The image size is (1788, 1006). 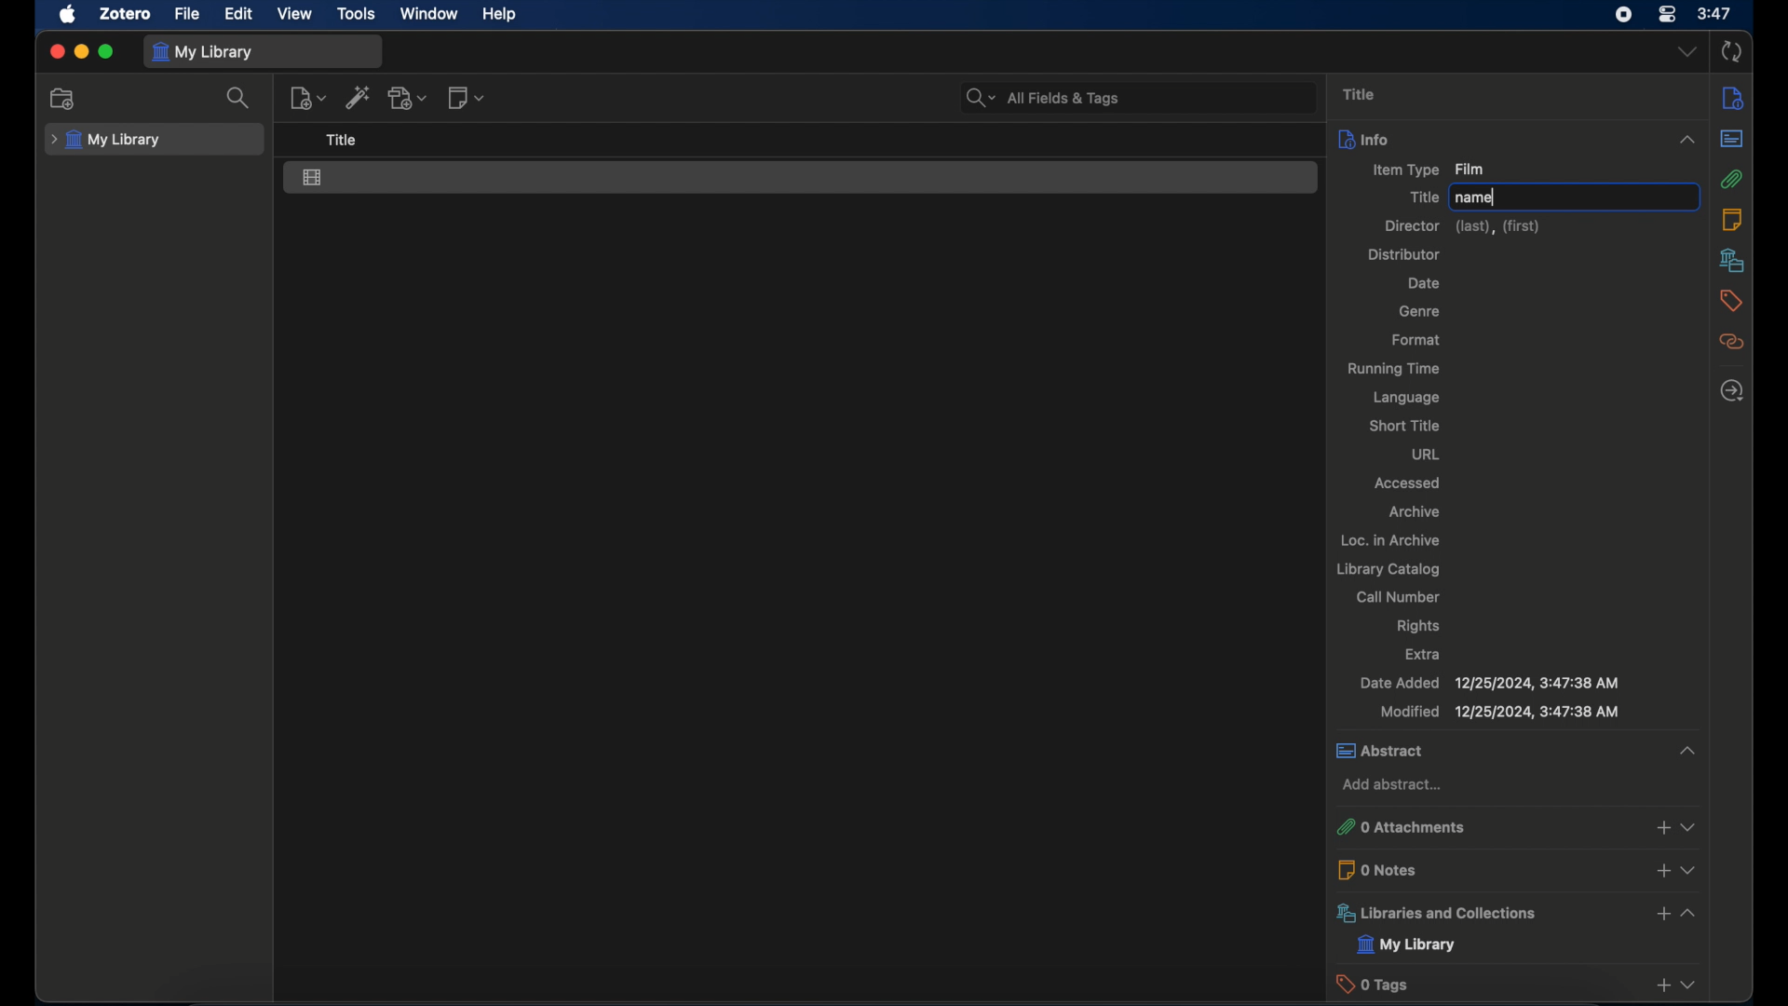 What do you see at coordinates (105, 140) in the screenshot?
I see `my library` at bounding box center [105, 140].